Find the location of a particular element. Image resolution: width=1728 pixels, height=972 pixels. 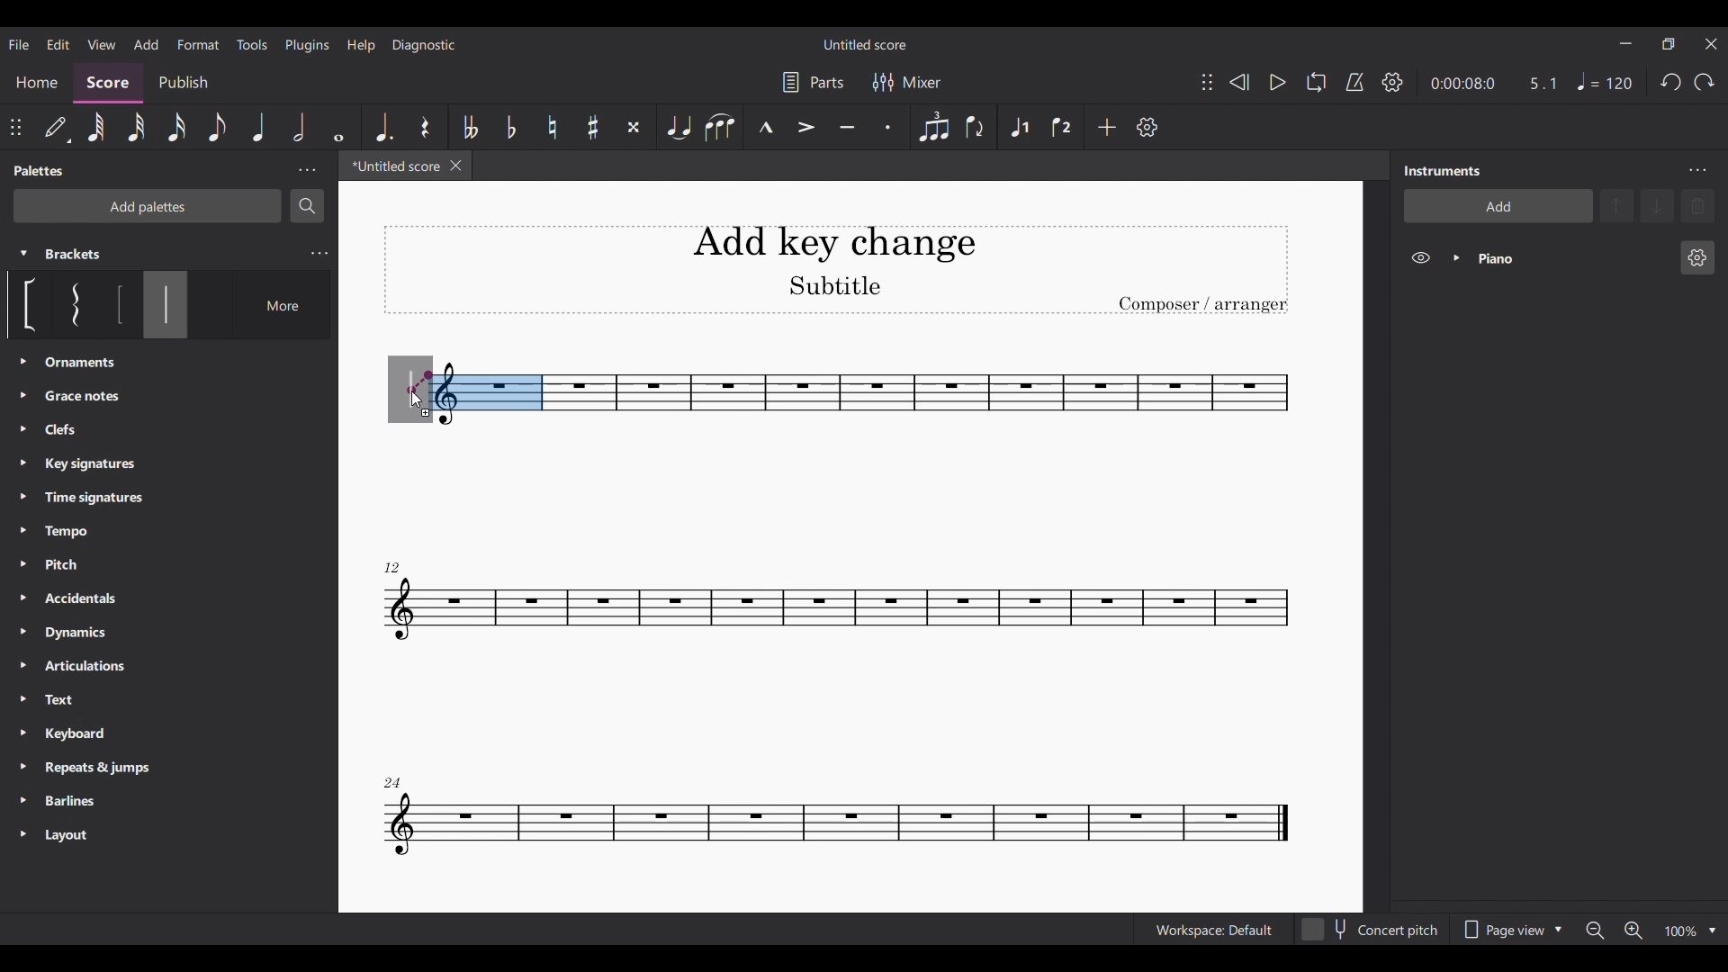

Mixer is located at coordinates (907, 83).